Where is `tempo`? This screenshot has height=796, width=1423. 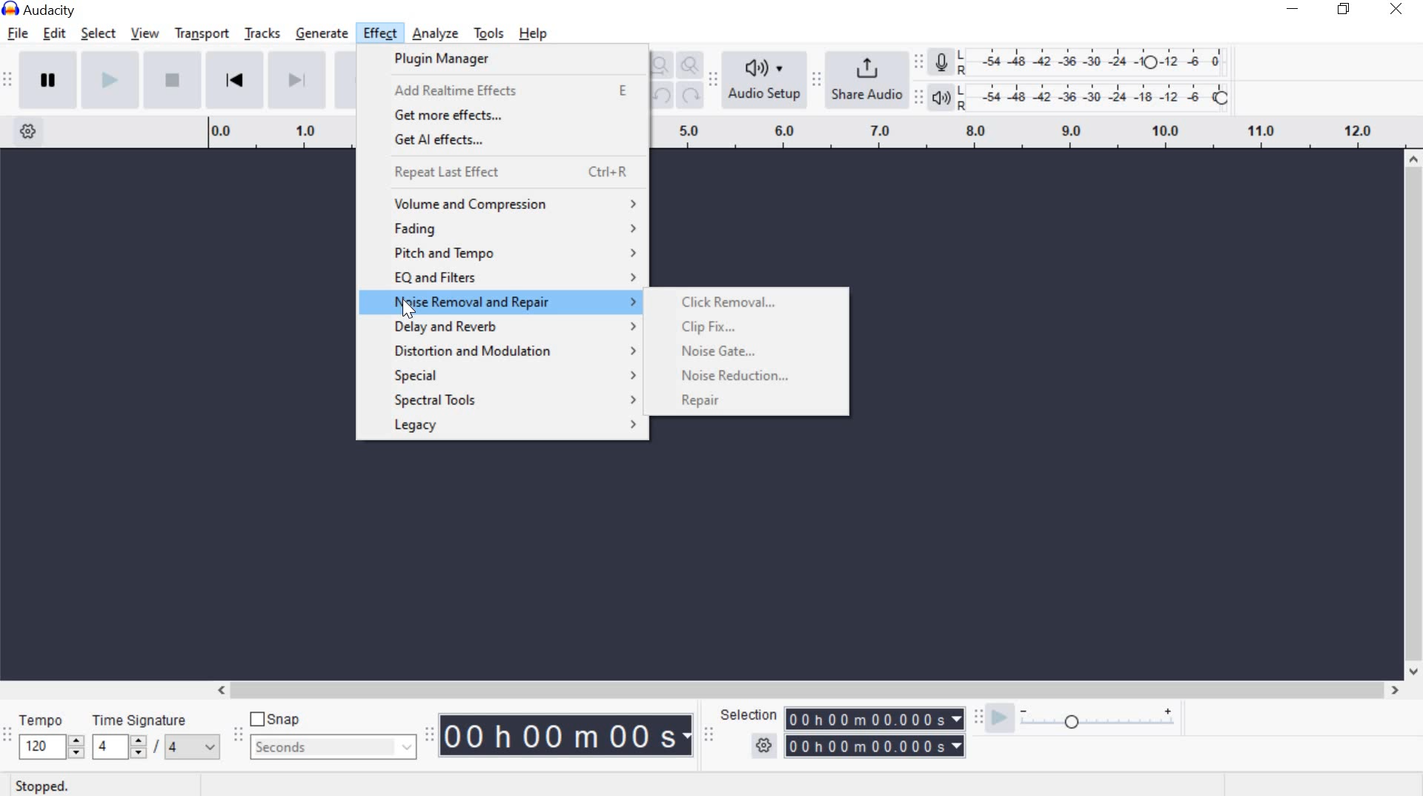 tempo is located at coordinates (50, 736).